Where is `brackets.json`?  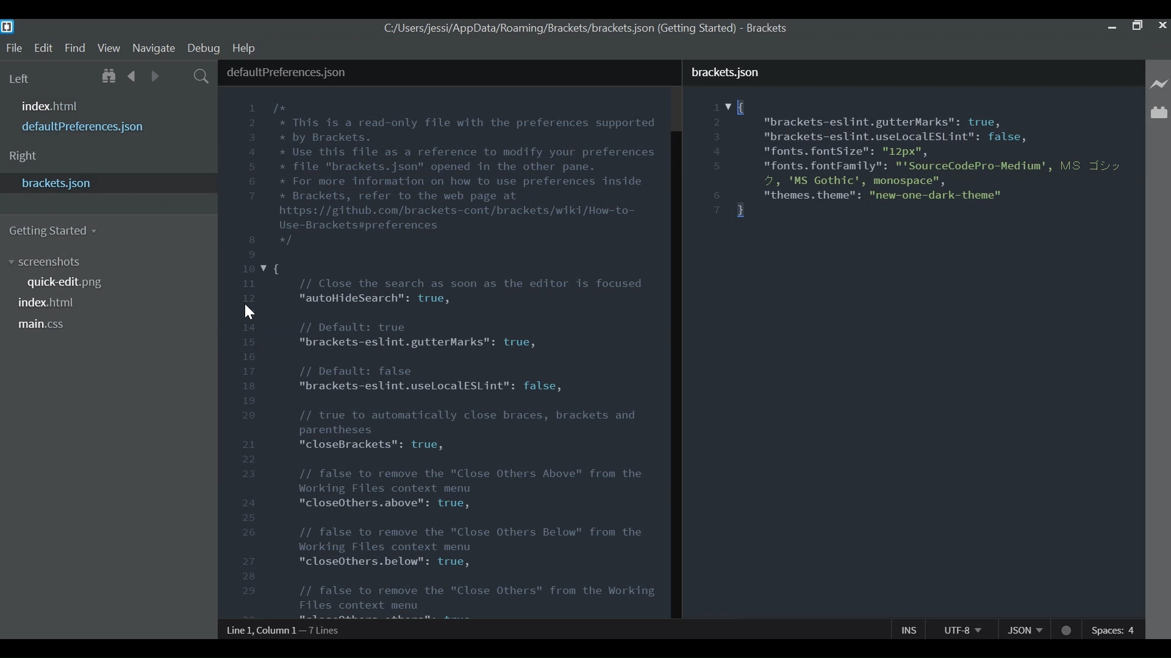 brackets.json is located at coordinates (109, 185).